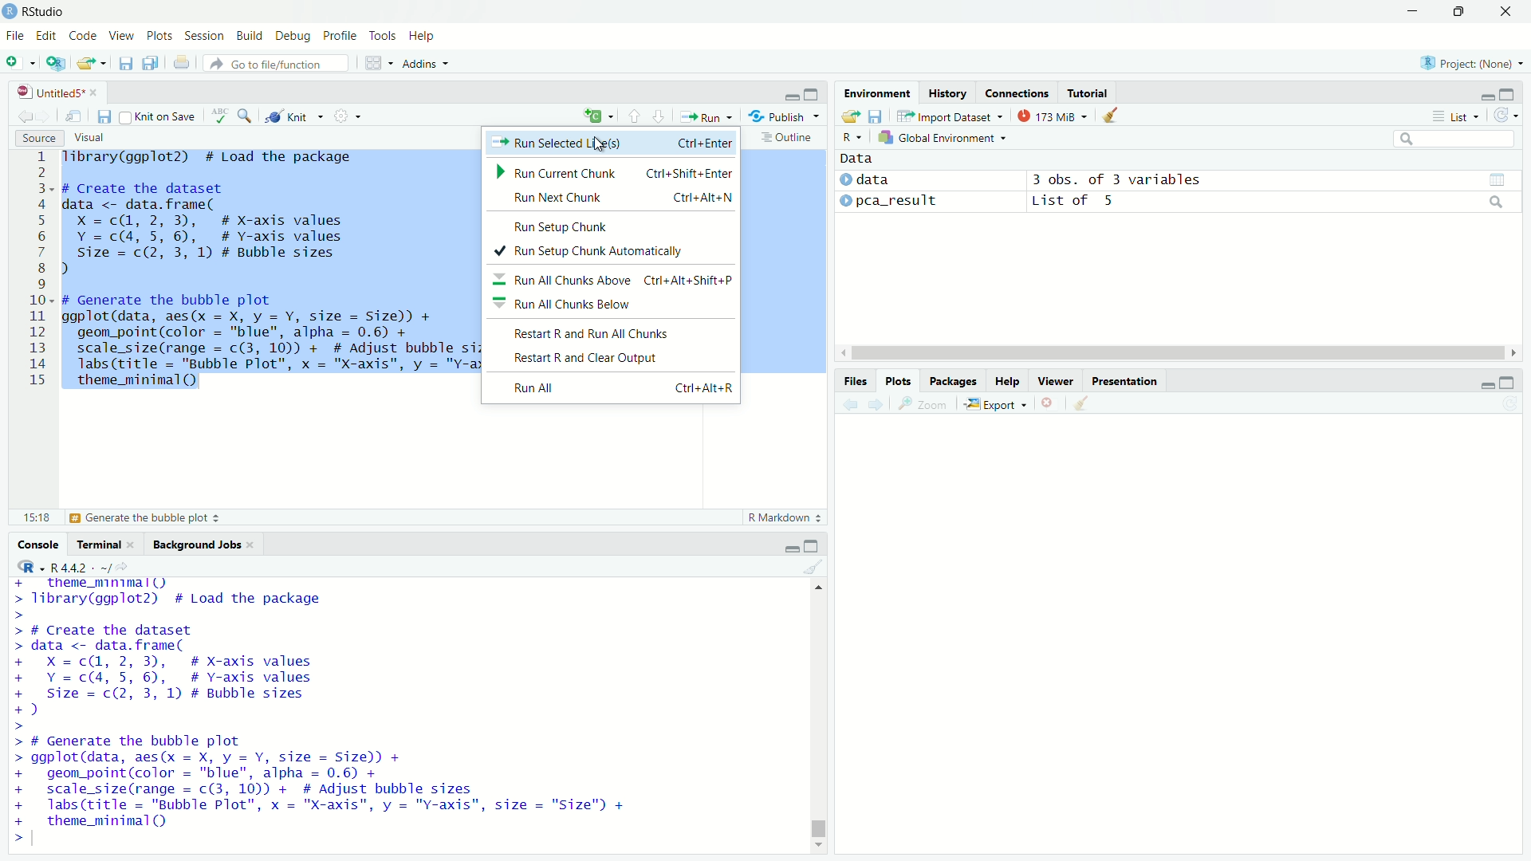 Image resolution: width=1531 pixels, height=861 pixels. What do you see at coordinates (122, 518) in the screenshot?
I see `generate the bubble plot ` at bounding box center [122, 518].